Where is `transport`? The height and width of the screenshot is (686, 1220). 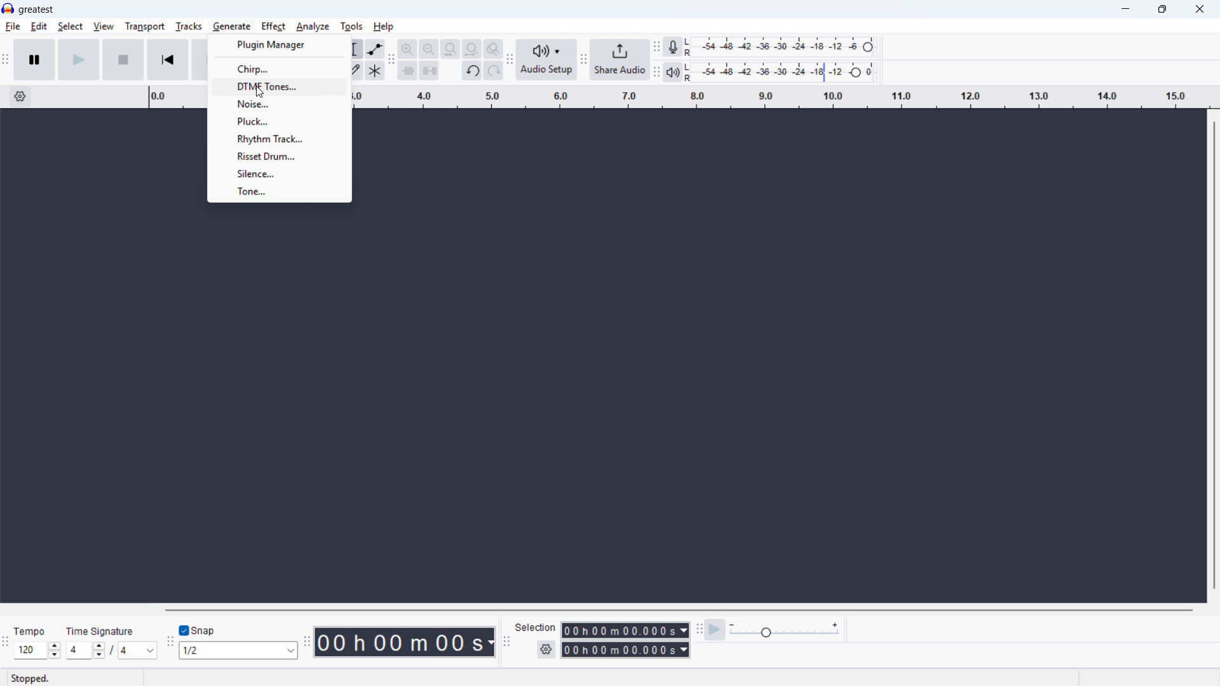 transport is located at coordinates (144, 26).